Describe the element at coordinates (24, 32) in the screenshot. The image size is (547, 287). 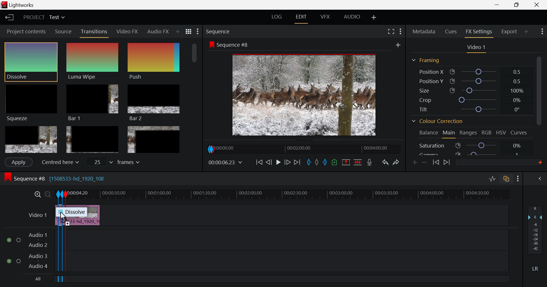
I see `Project contents` at that location.